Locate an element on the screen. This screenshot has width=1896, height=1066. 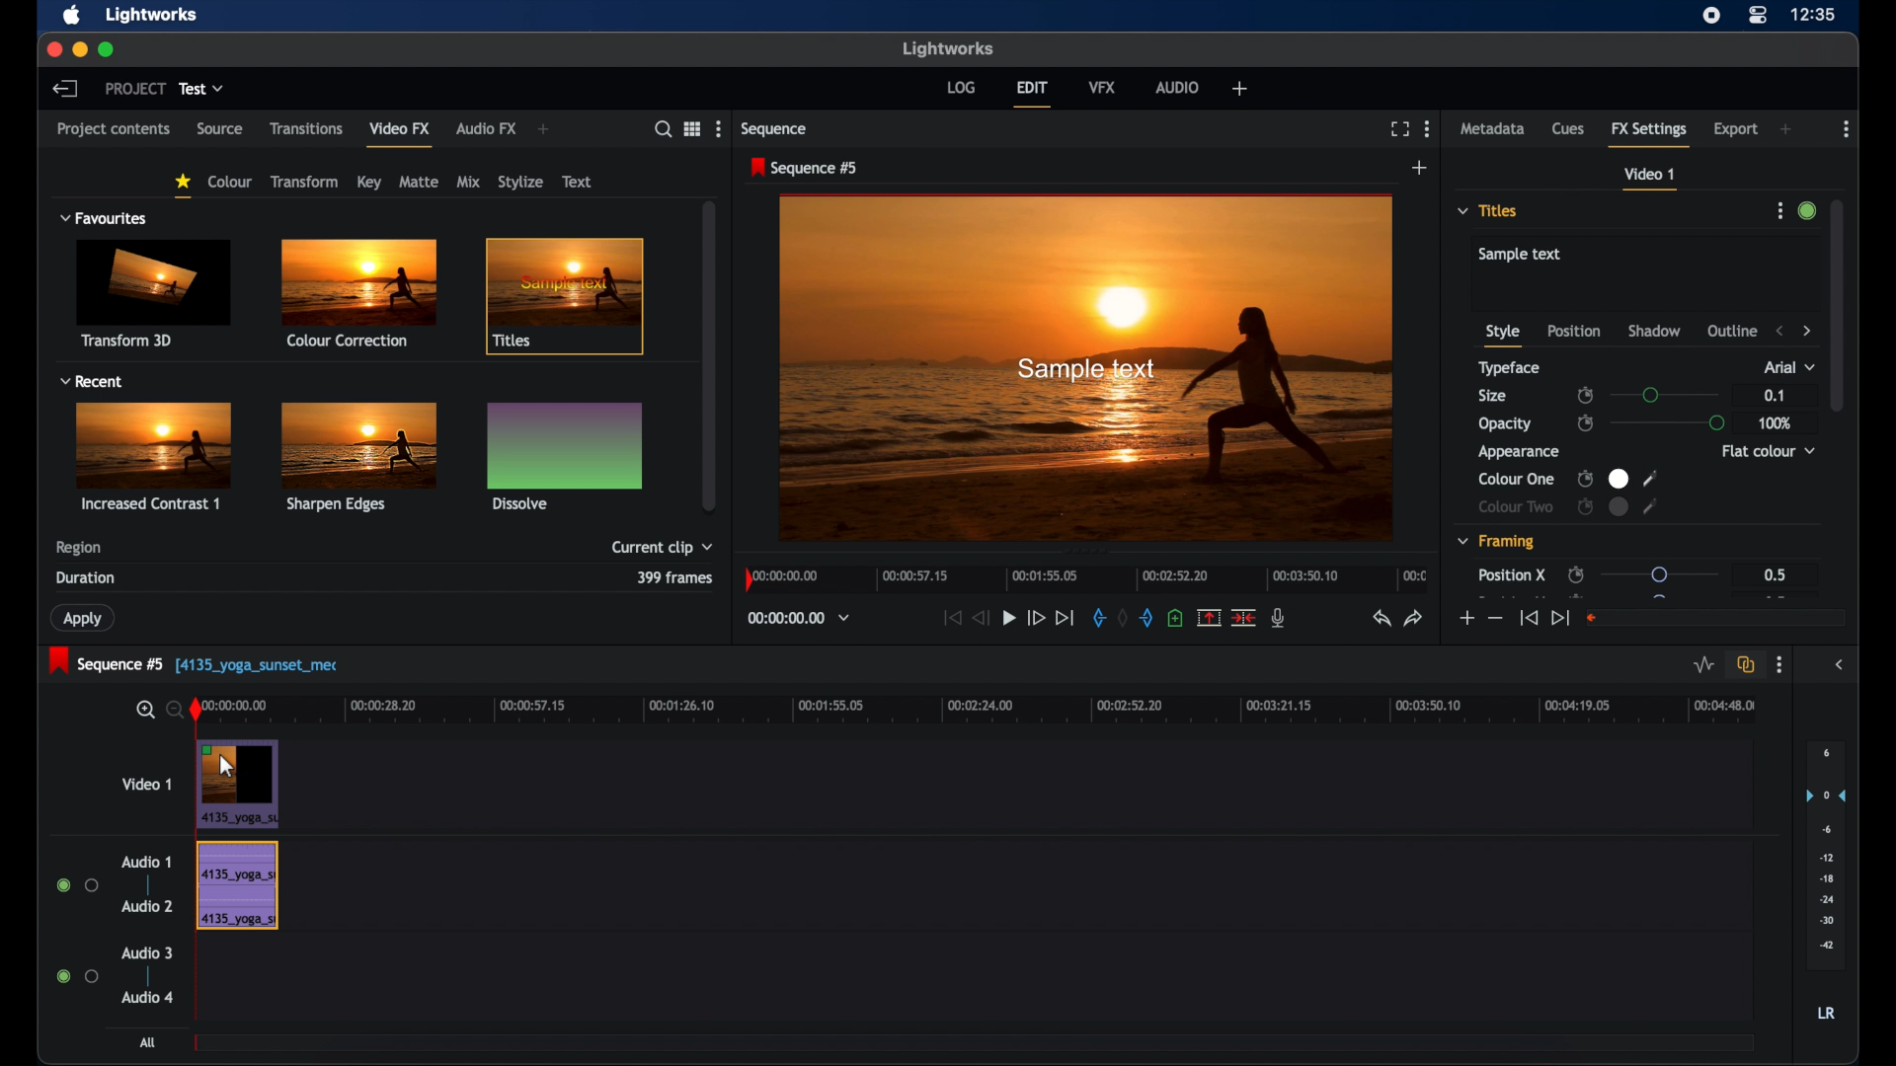
audio fx is located at coordinates (488, 128).